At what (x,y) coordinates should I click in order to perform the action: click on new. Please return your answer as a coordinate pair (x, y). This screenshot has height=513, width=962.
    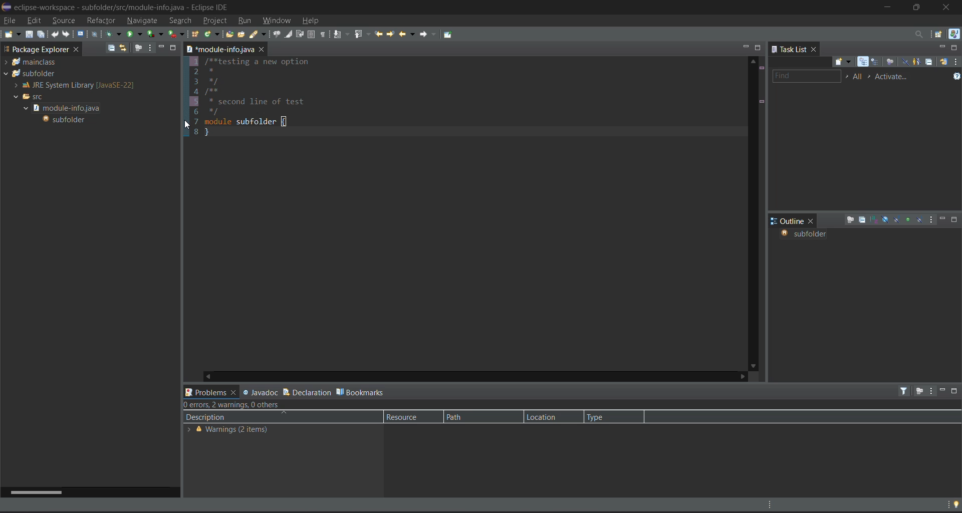
    Looking at the image, I should click on (12, 34).